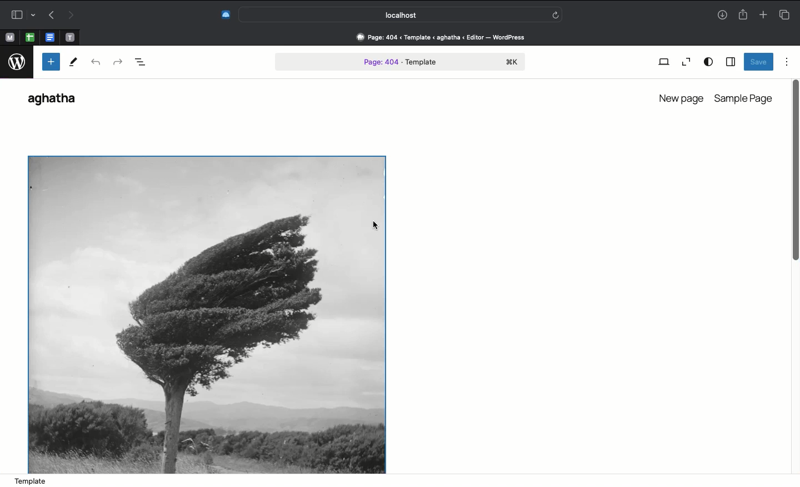  What do you see at coordinates (29, 37) in the screenshot?
I see `open tab, google sheet` at bounding box center [29, 37].